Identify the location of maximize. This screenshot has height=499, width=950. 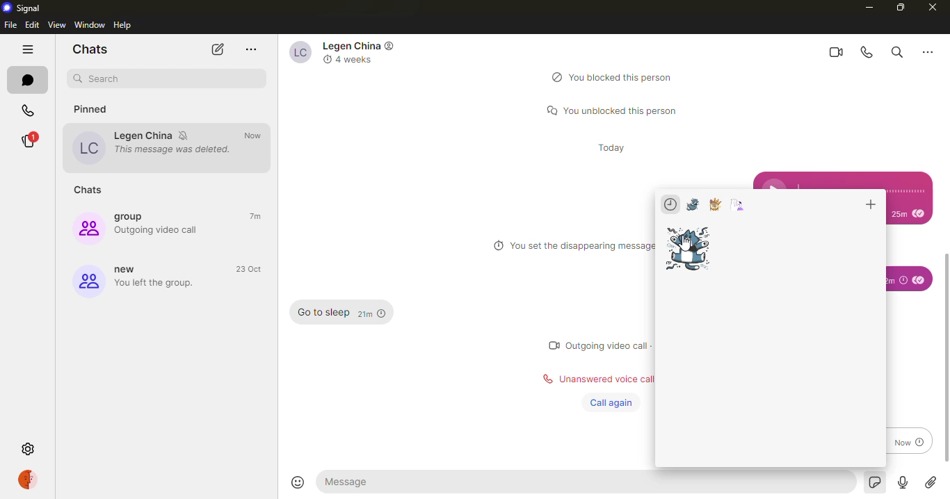
(898, 8).